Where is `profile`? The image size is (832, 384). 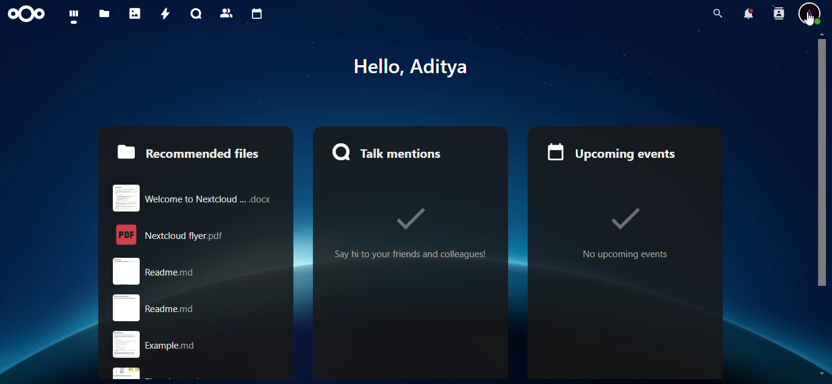
profile is located at coordinates (811, 14).